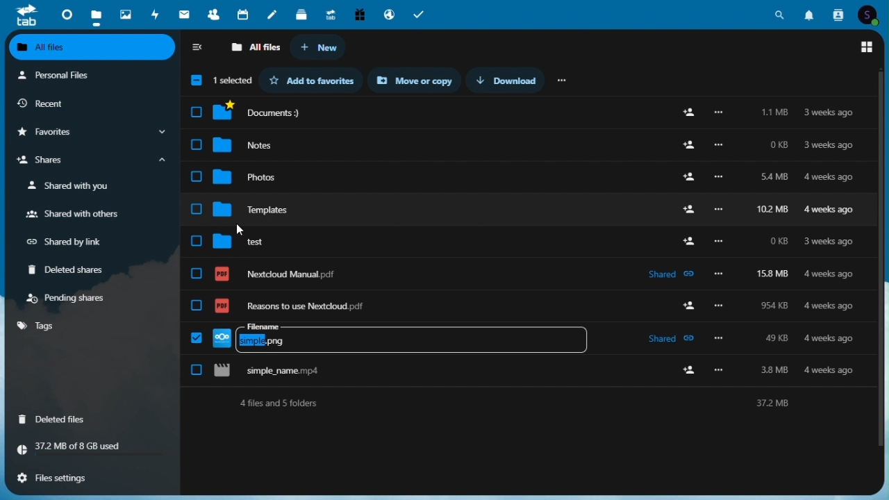 The image size is (889, 500). Describe the element at coordinates (57, 418) in the screenshot. I see `deleted files` at that location.